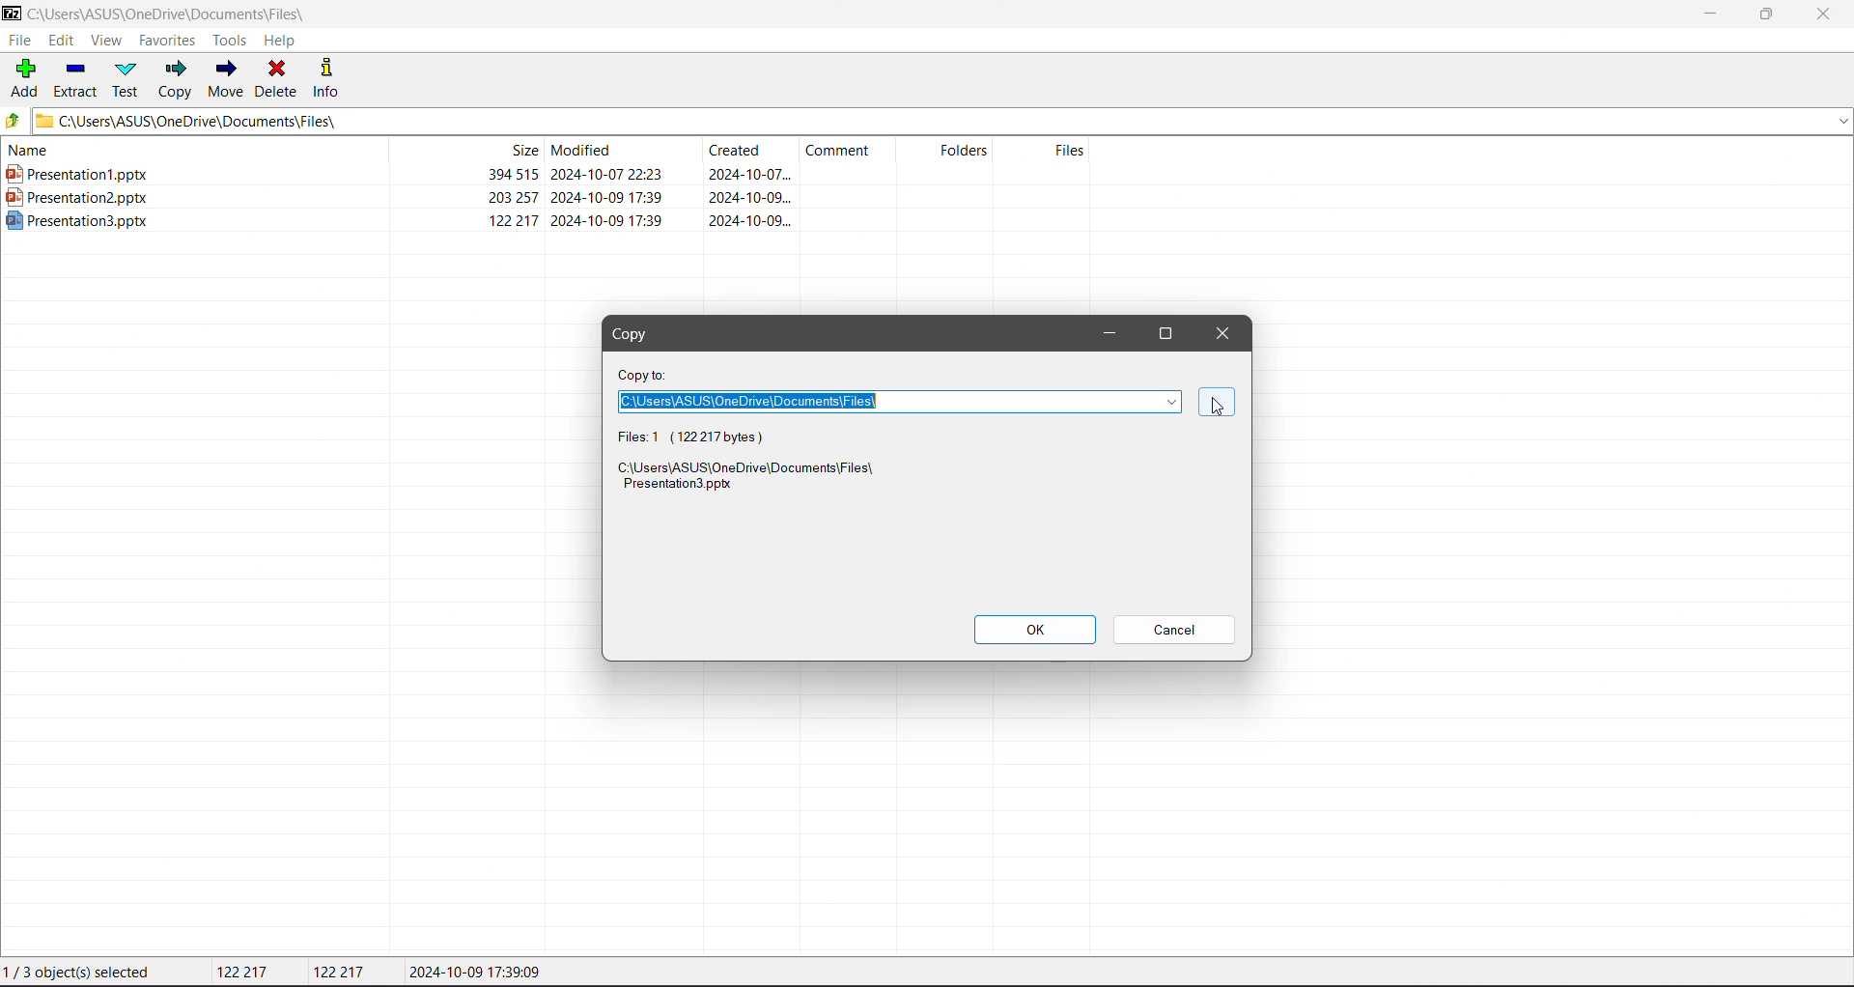  I want to click on Add, so click(26, 77).